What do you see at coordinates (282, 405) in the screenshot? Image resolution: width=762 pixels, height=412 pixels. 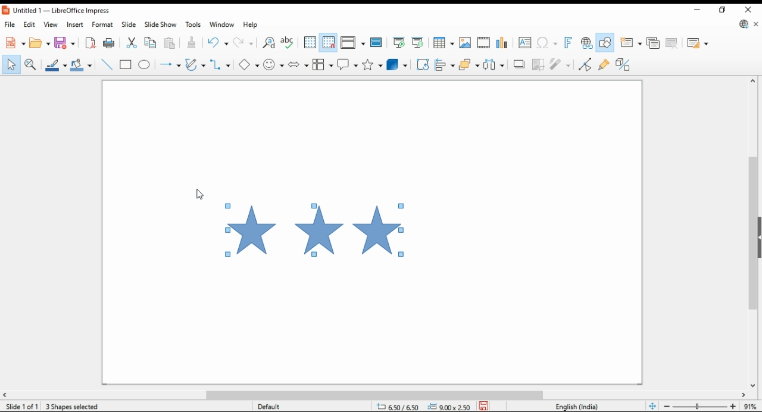 I see `default` at bounding box center [282, 405].